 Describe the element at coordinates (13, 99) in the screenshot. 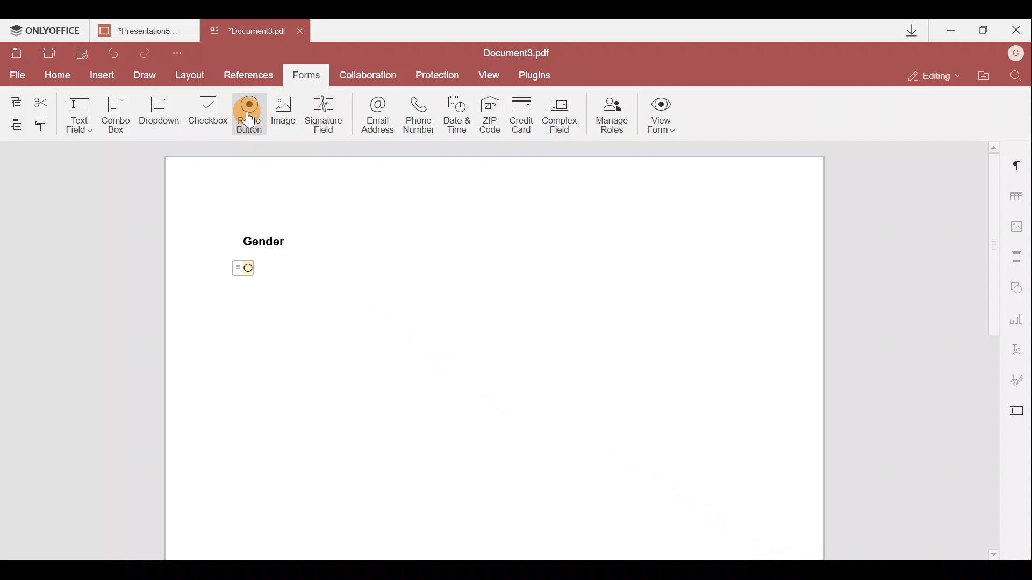

I see `Copy` at that location.